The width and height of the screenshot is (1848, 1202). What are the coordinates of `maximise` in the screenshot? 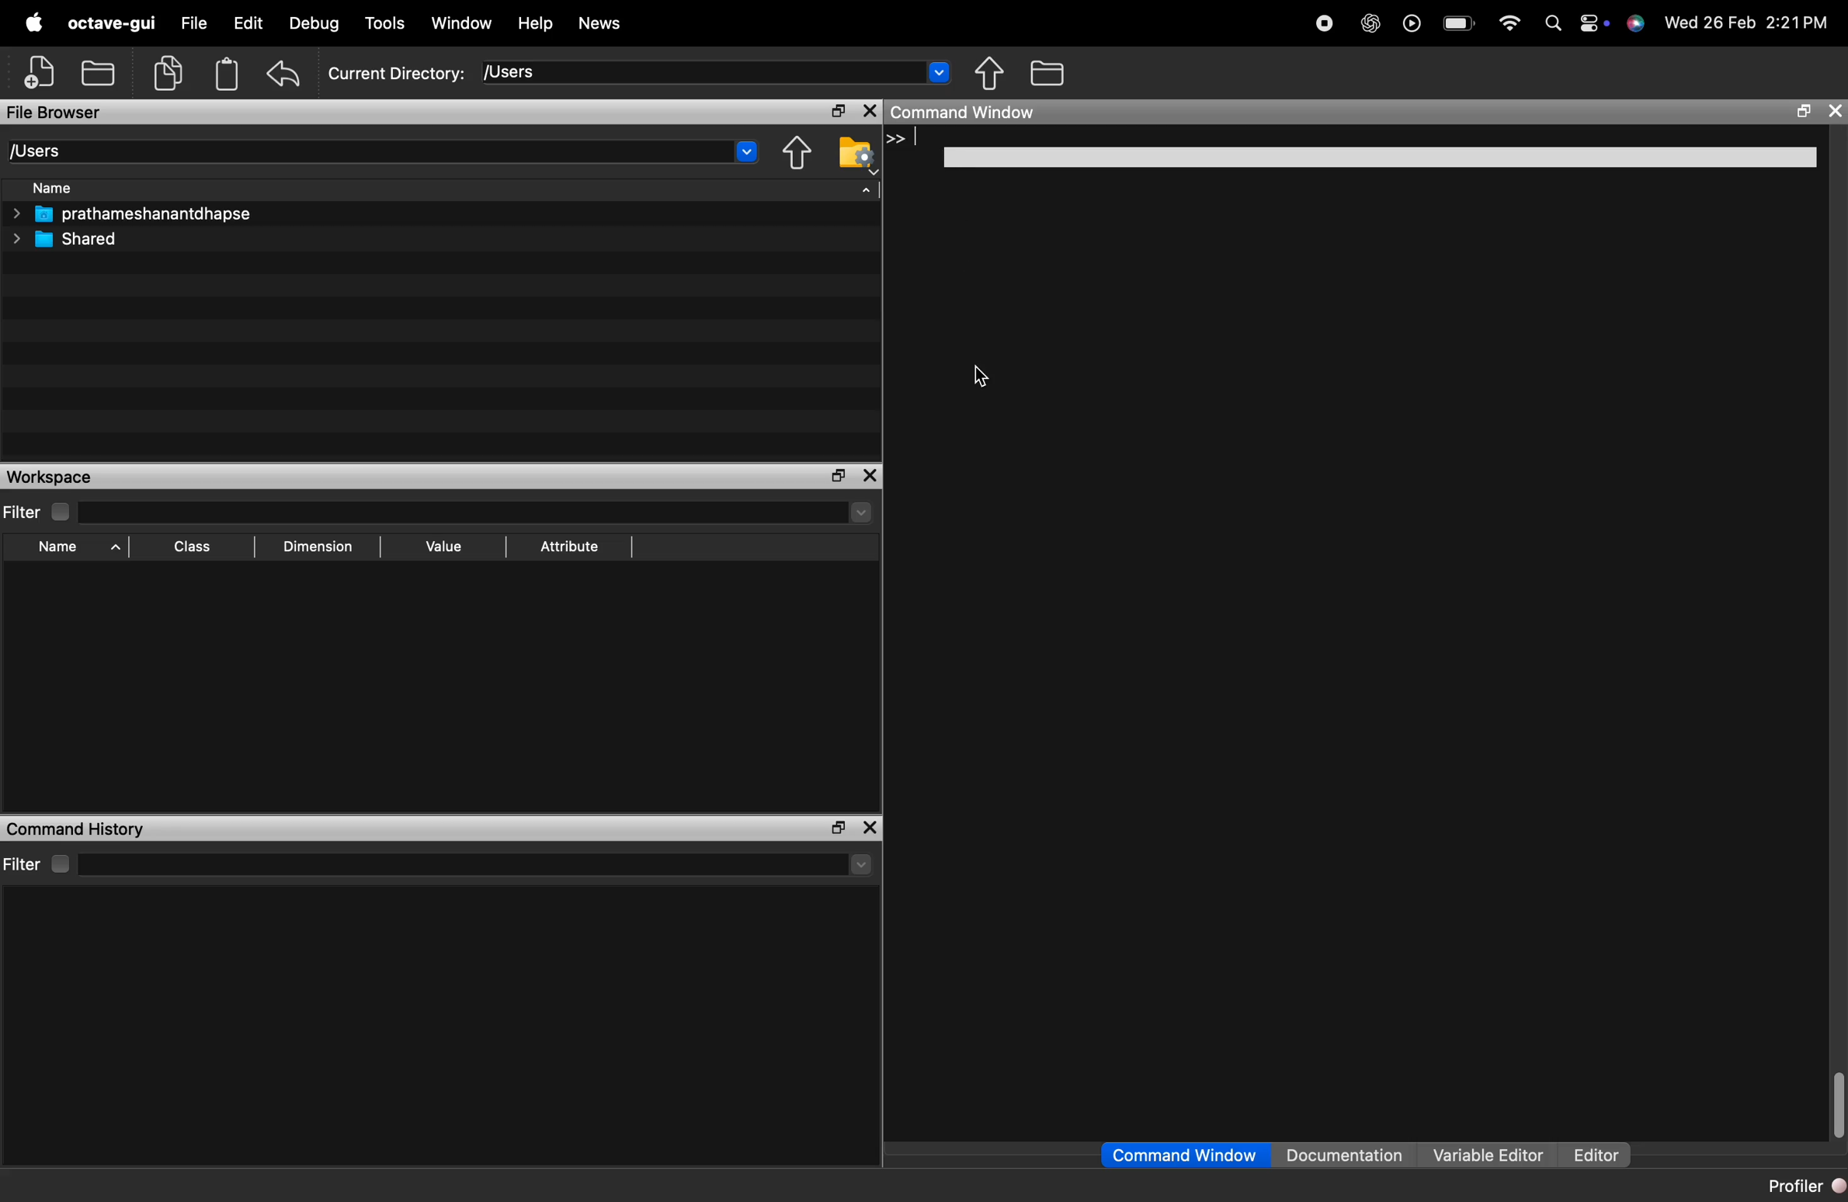 It's located at (835, 824).